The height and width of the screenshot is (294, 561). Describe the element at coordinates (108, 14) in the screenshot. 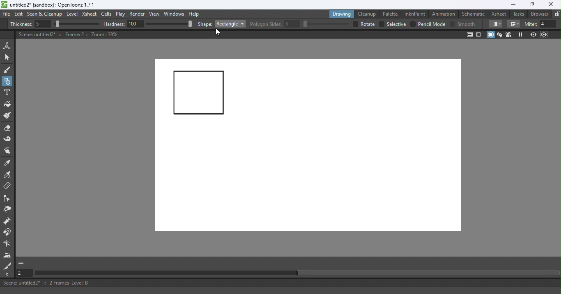

I see `Cells` at that location.